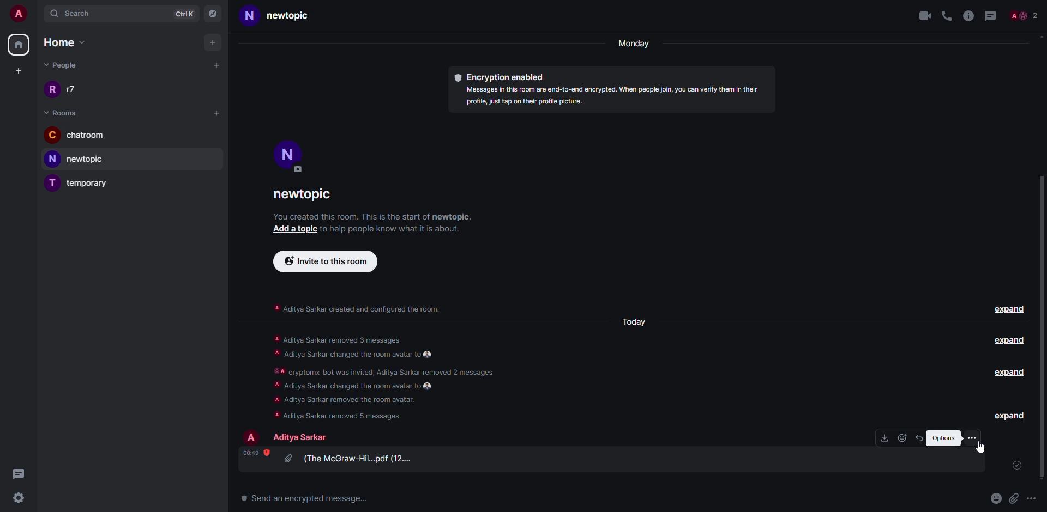 The width and height of the screenshot is (1047, 512). What do you see at coordinates (1014, 498) in the screenshot?
I see `attach` at bounding box center [1014, 498].